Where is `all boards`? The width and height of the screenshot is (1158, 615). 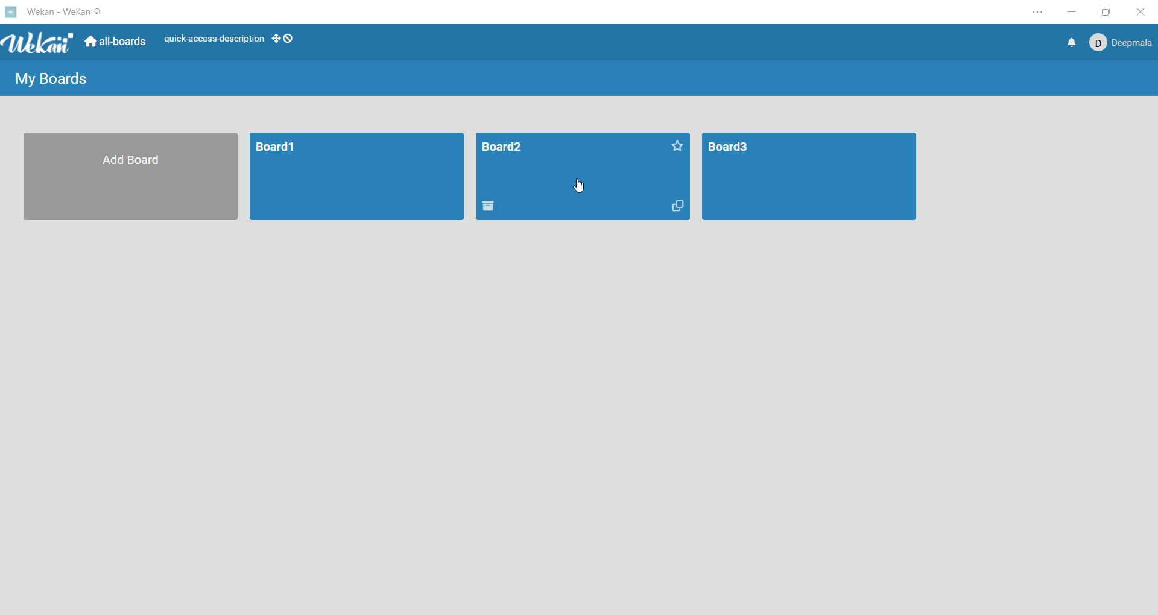
all boards is located at coordinates (115, 40).